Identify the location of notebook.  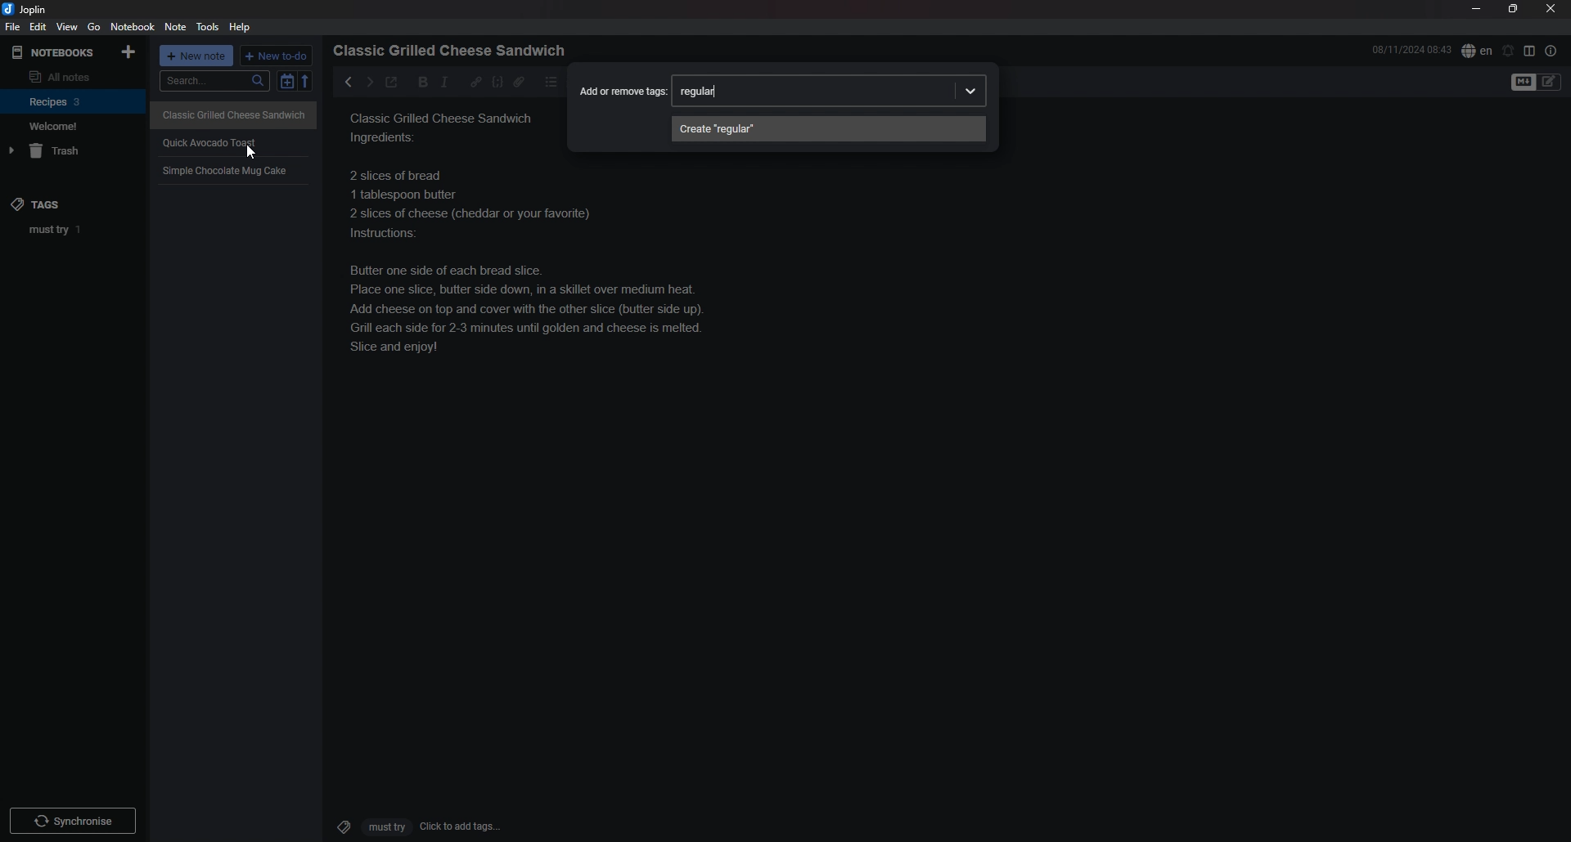
(72, 126).